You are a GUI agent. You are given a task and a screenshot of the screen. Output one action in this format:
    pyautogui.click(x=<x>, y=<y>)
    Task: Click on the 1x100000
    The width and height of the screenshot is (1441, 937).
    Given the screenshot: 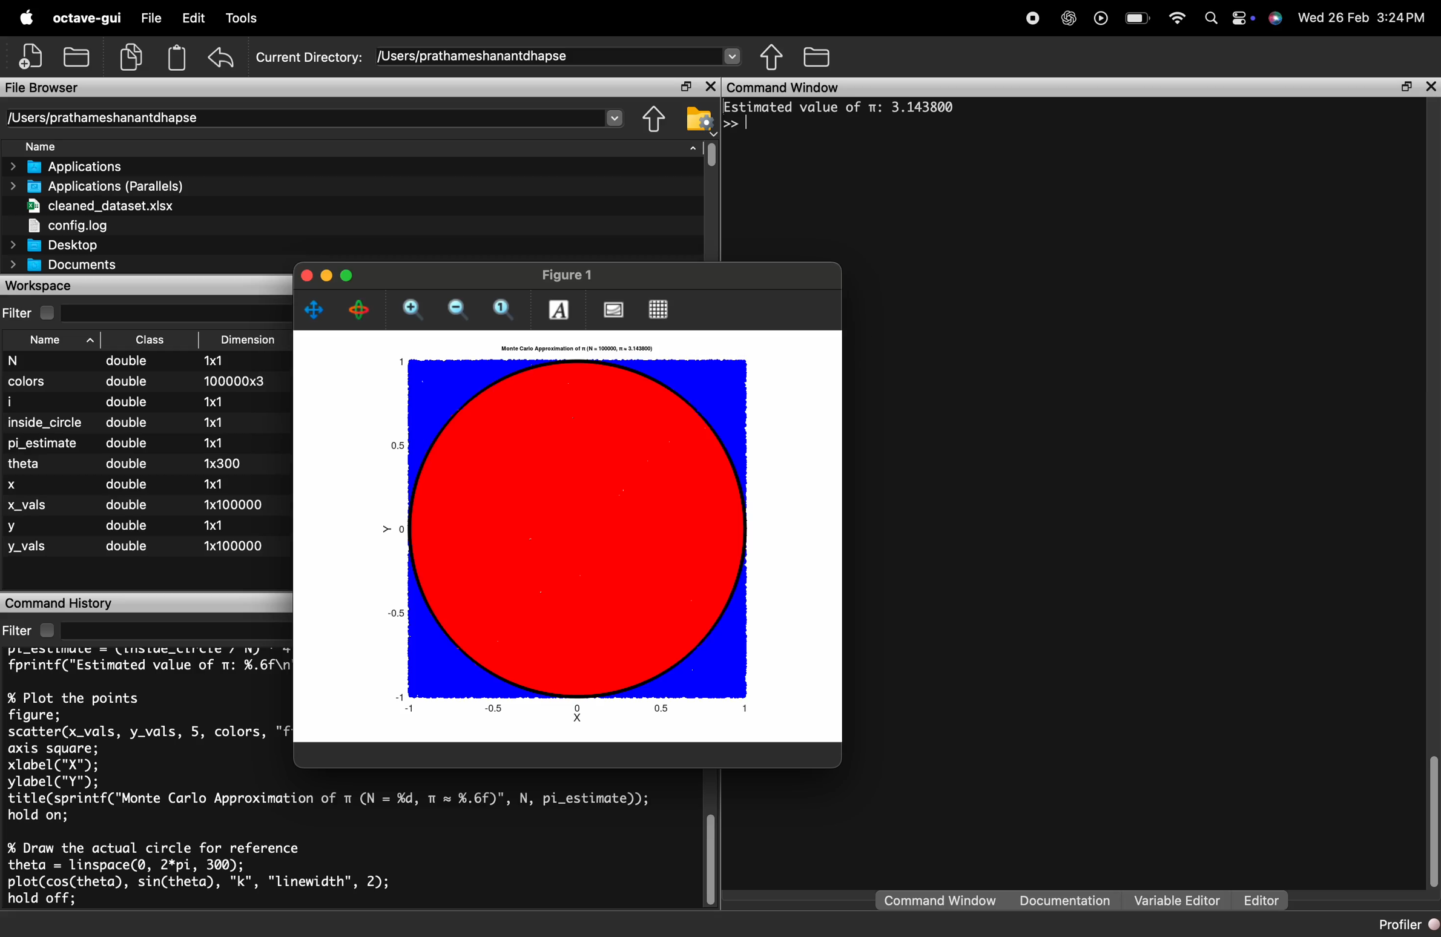 What is the action you would take?
    pyautogui.click(x=231, y=545)
    